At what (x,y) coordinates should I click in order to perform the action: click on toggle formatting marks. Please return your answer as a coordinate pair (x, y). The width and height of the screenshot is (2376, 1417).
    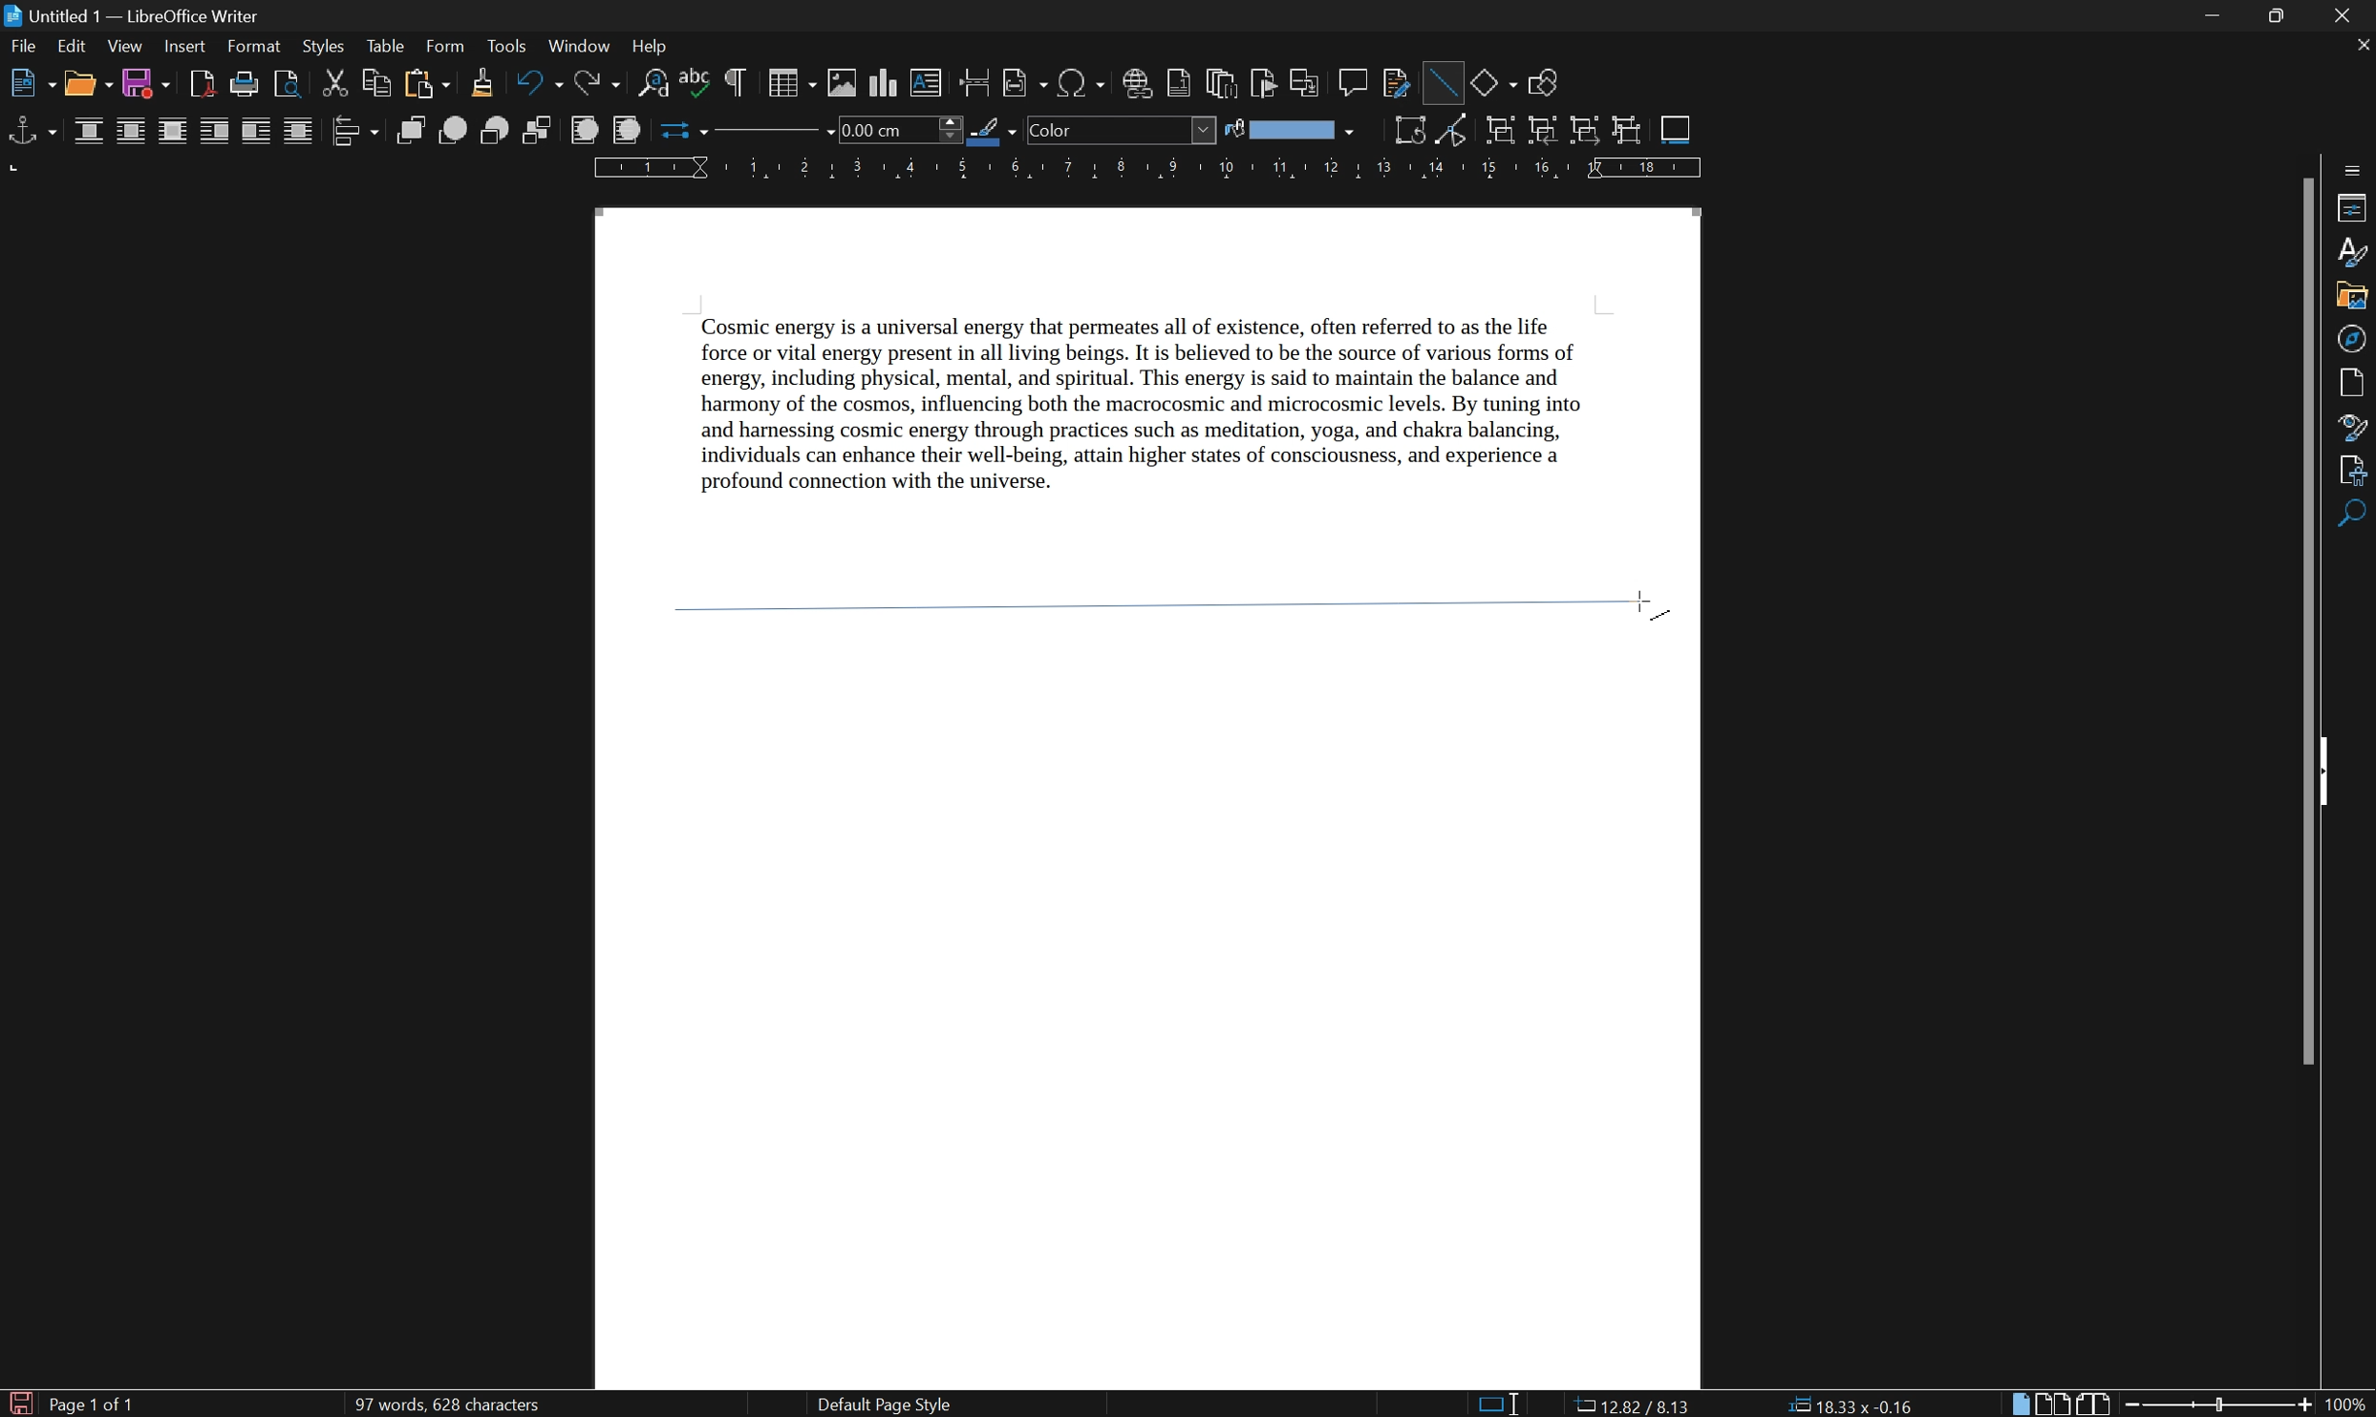
    Looking at the image, I should click on (737, 82).